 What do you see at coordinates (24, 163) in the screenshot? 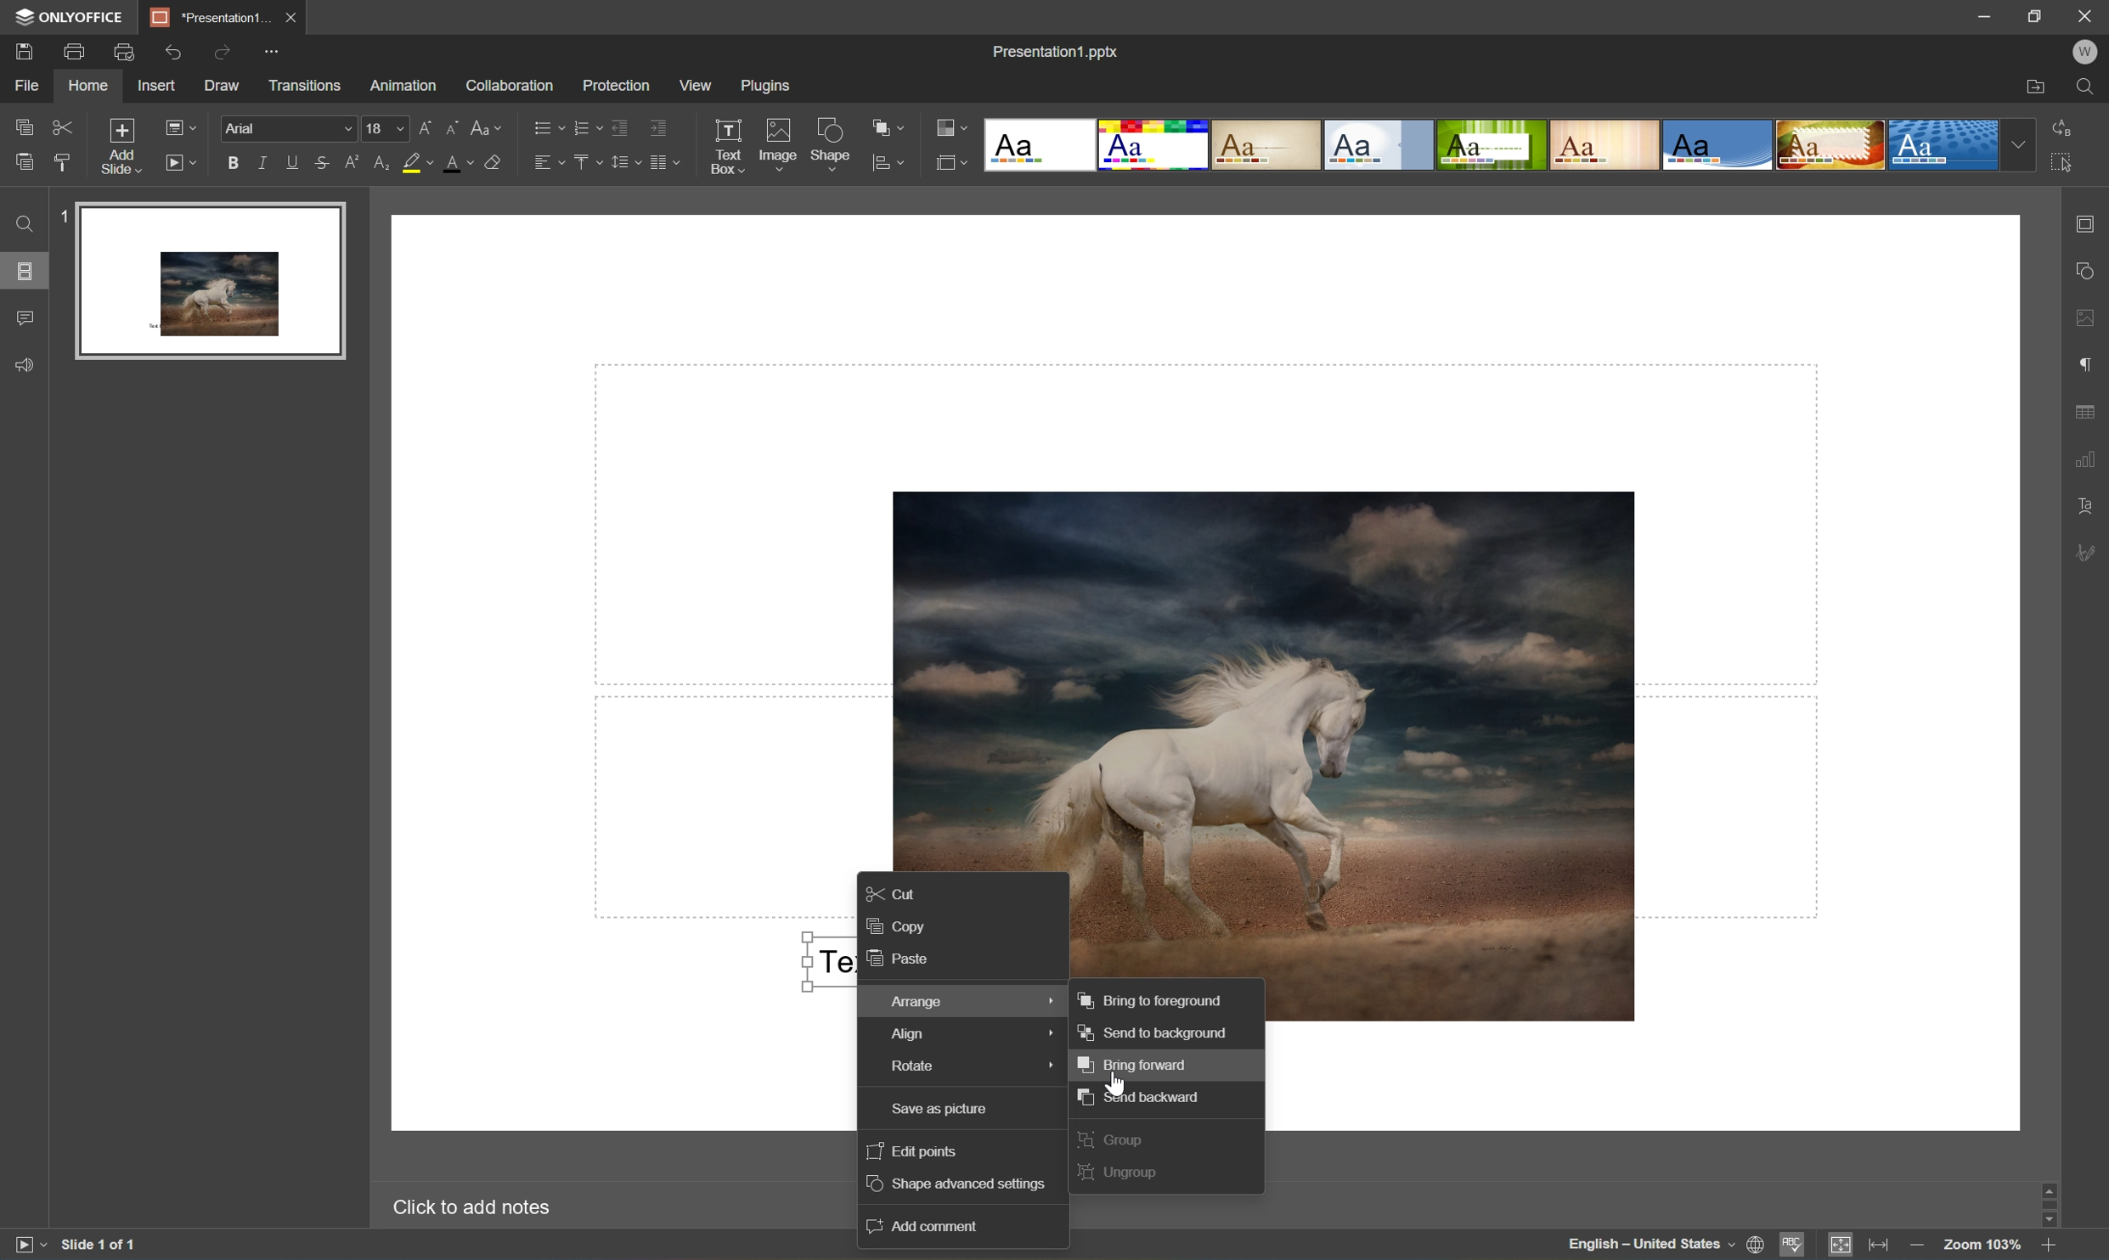
I see `Paste` at bounding box center [24, 163].